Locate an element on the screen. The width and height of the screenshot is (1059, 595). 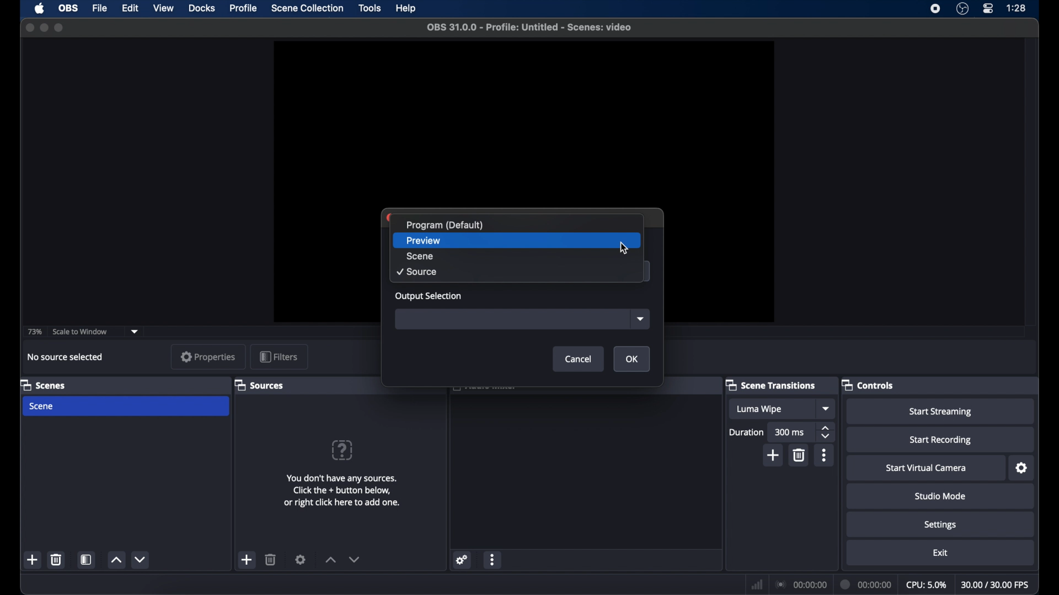
preview is located at coordinates (523, 122).